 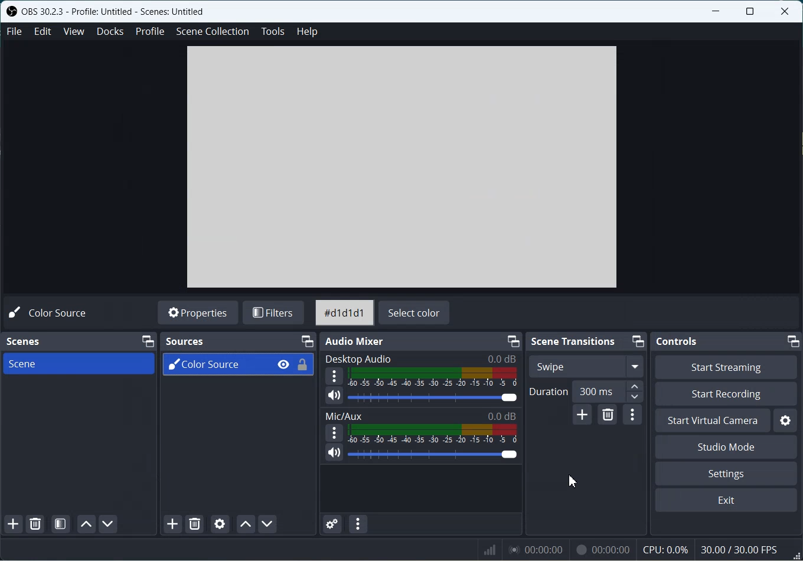 What do you see at coordinates (196, 524) in the screenshot?
I see `Remove Source` at bounding box center [196, 524].